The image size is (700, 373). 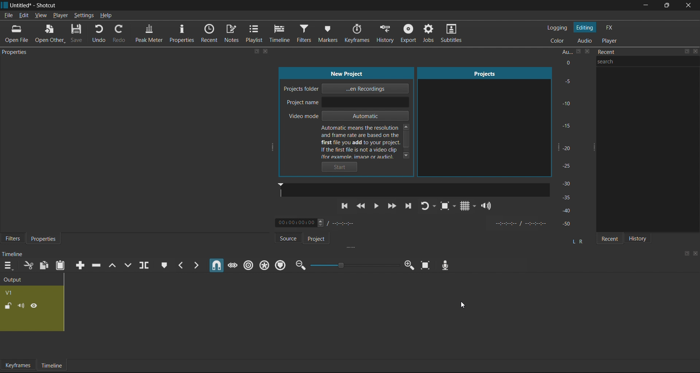 I want to click on Video mode, so click(x=346, y=117).